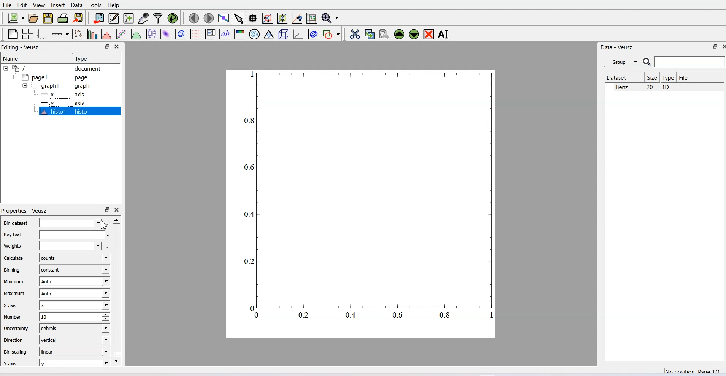  What do you see at coordinates (716, 47) in the screenshot?
I see `Close` at bounding box center [716, 47].